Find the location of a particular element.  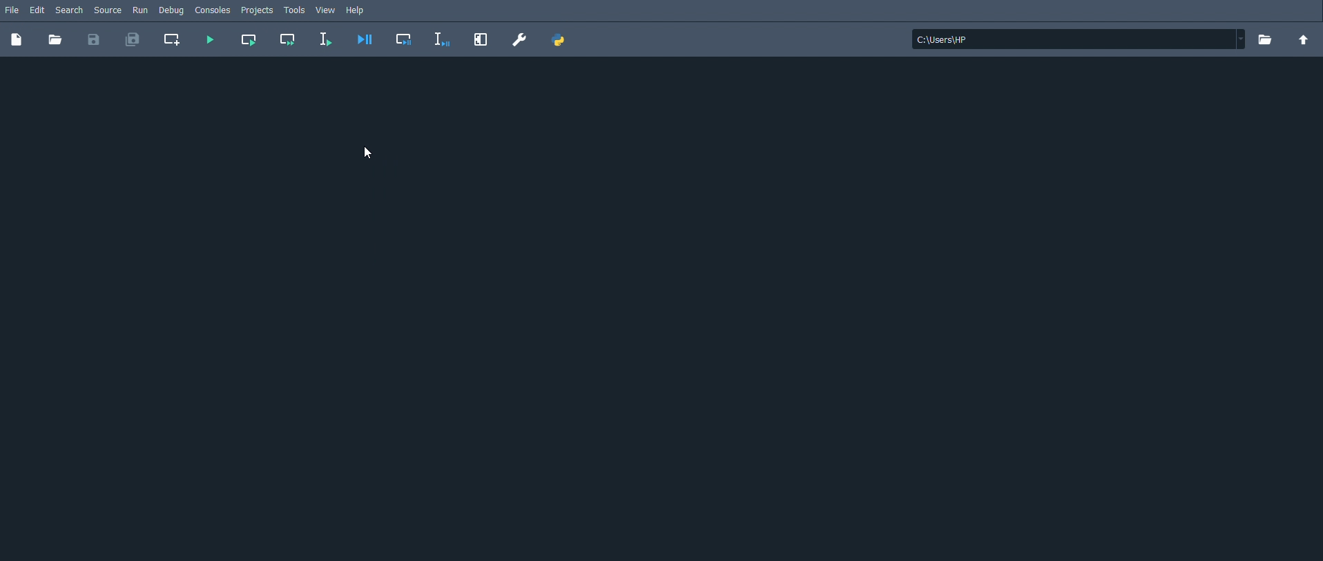

Save all files is located at coordinates (133, 39).